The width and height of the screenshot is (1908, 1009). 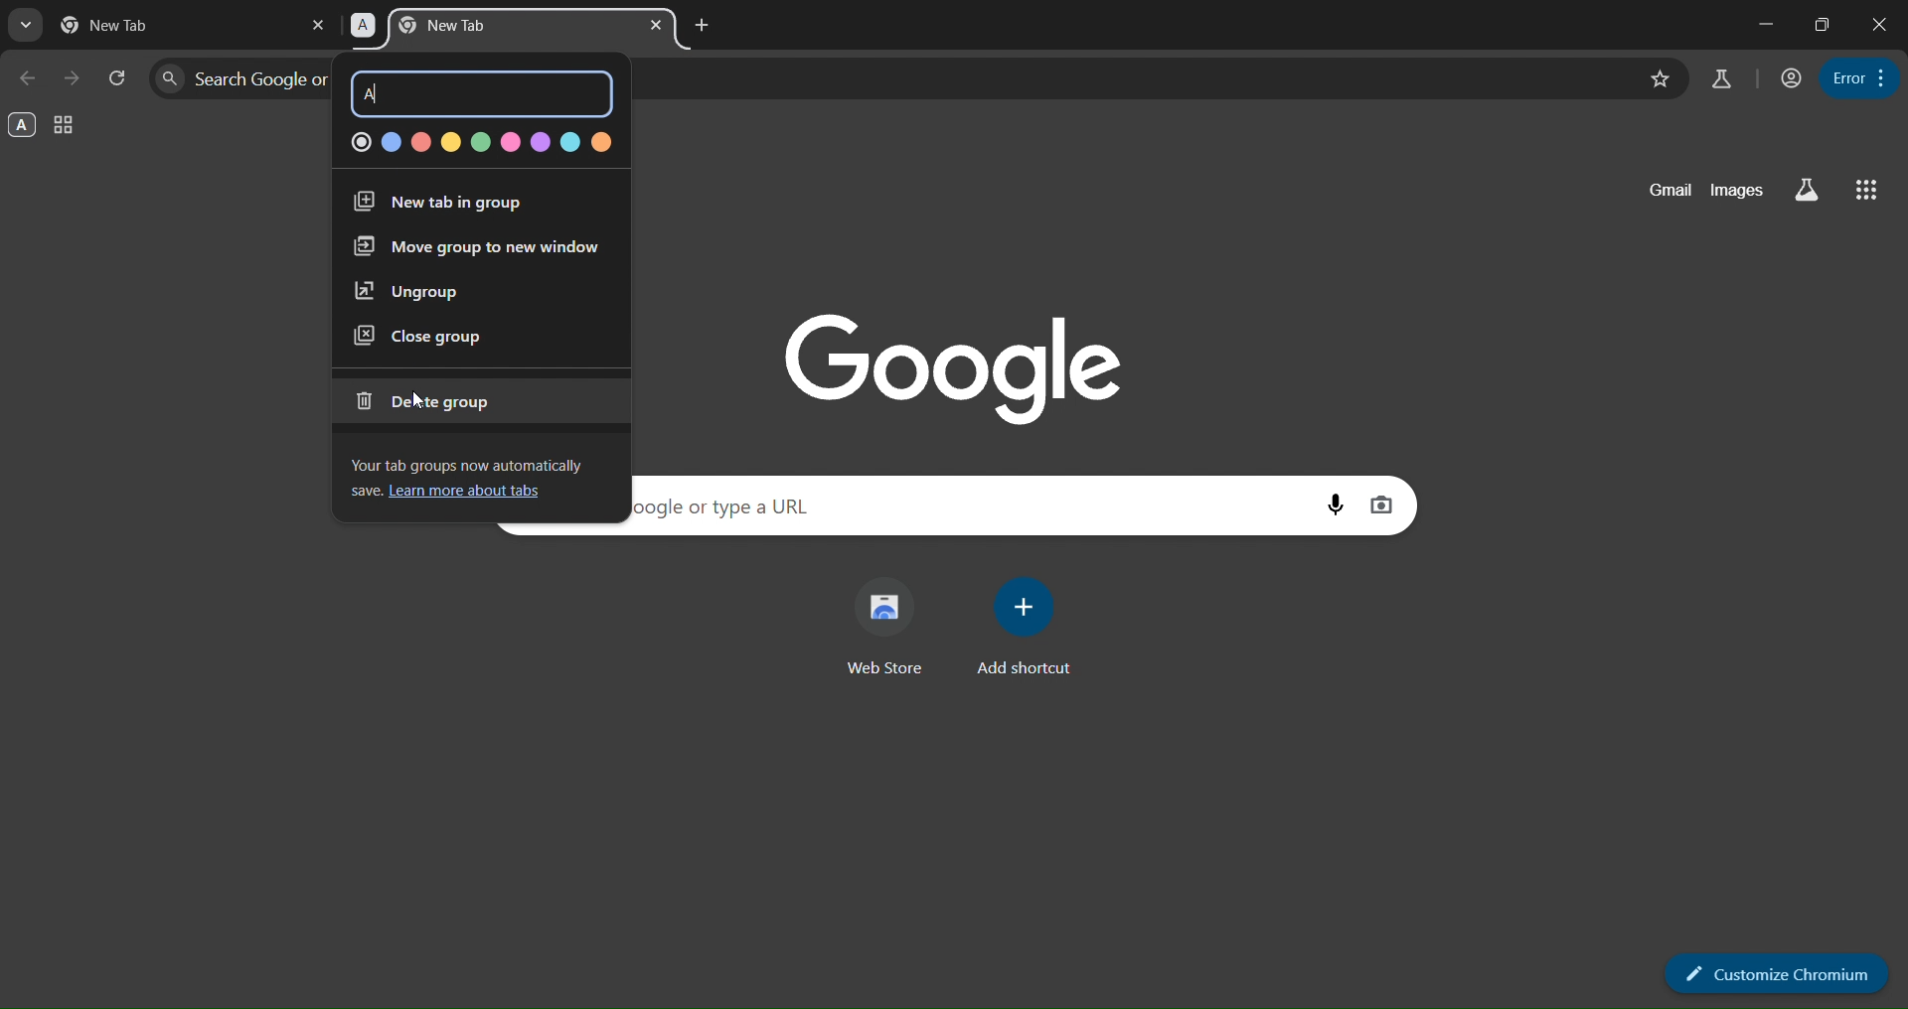 I want to click on new tab, so click(x=129, y=25).